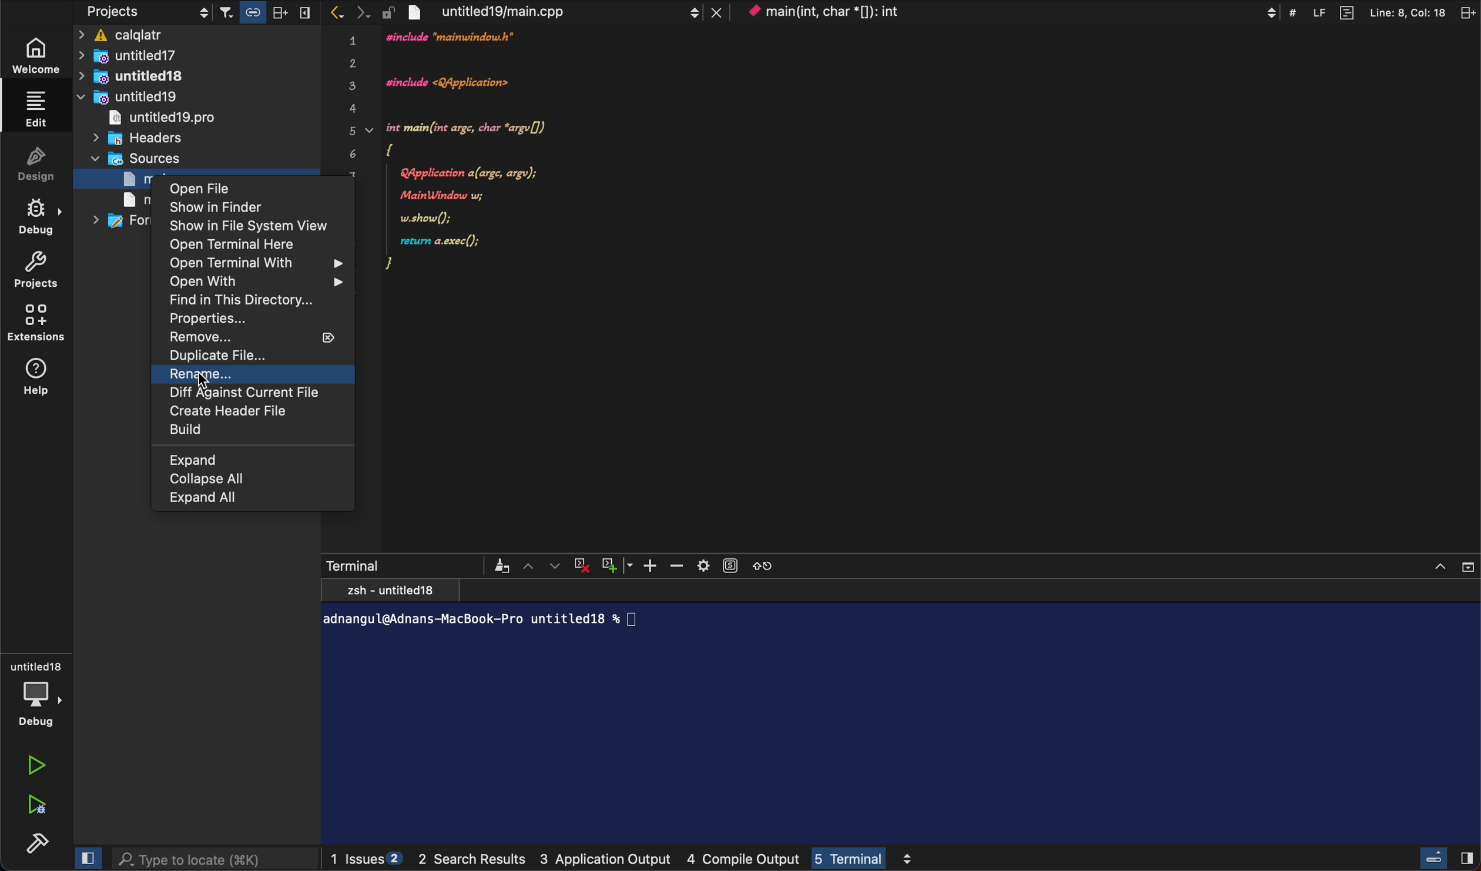  Describe the element at coordinates (240, 207) in the screenshot. I see `show` at that location.